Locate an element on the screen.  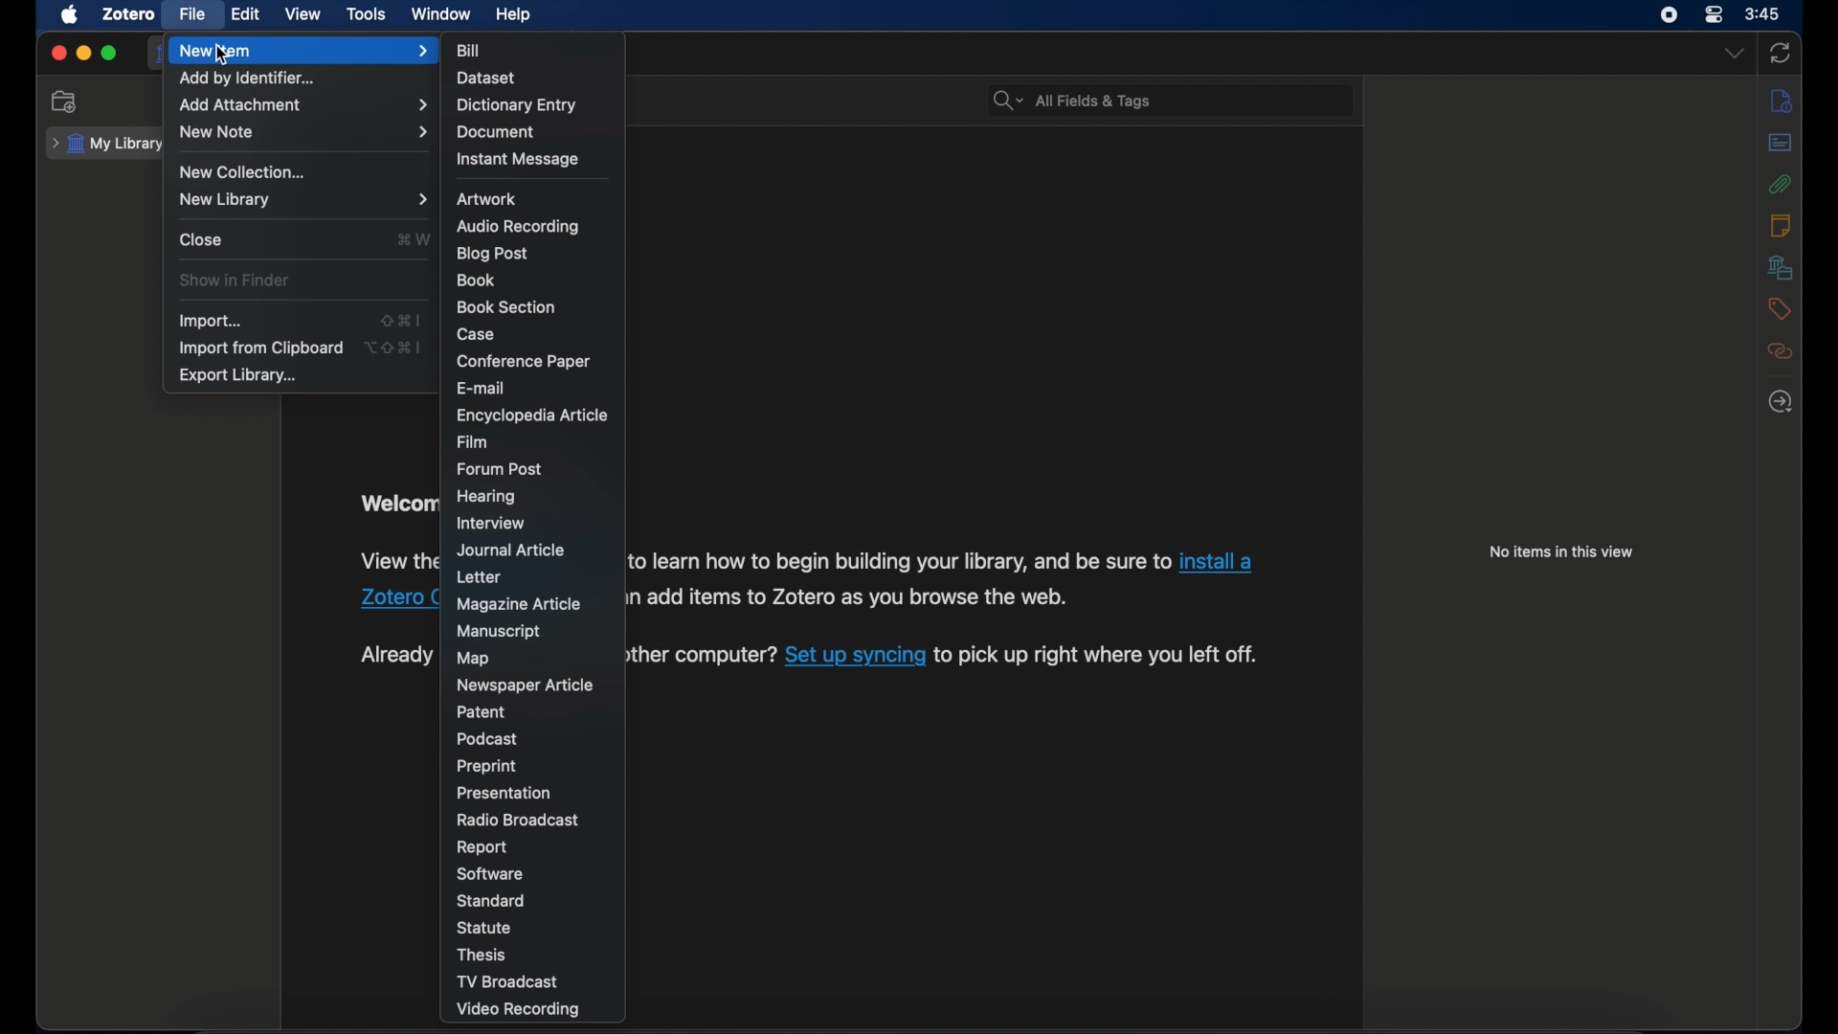
new note is located at coordinates (303, 132).